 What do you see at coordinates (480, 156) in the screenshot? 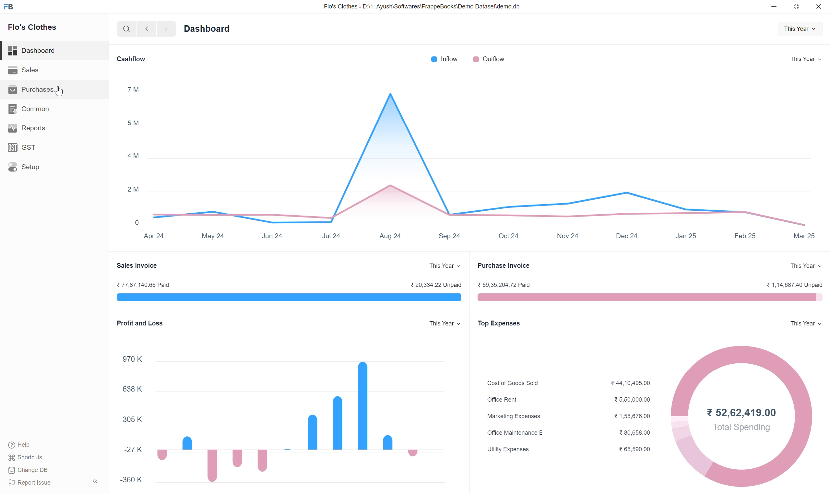
I see `area line chart` at bounding box center [480, 156].